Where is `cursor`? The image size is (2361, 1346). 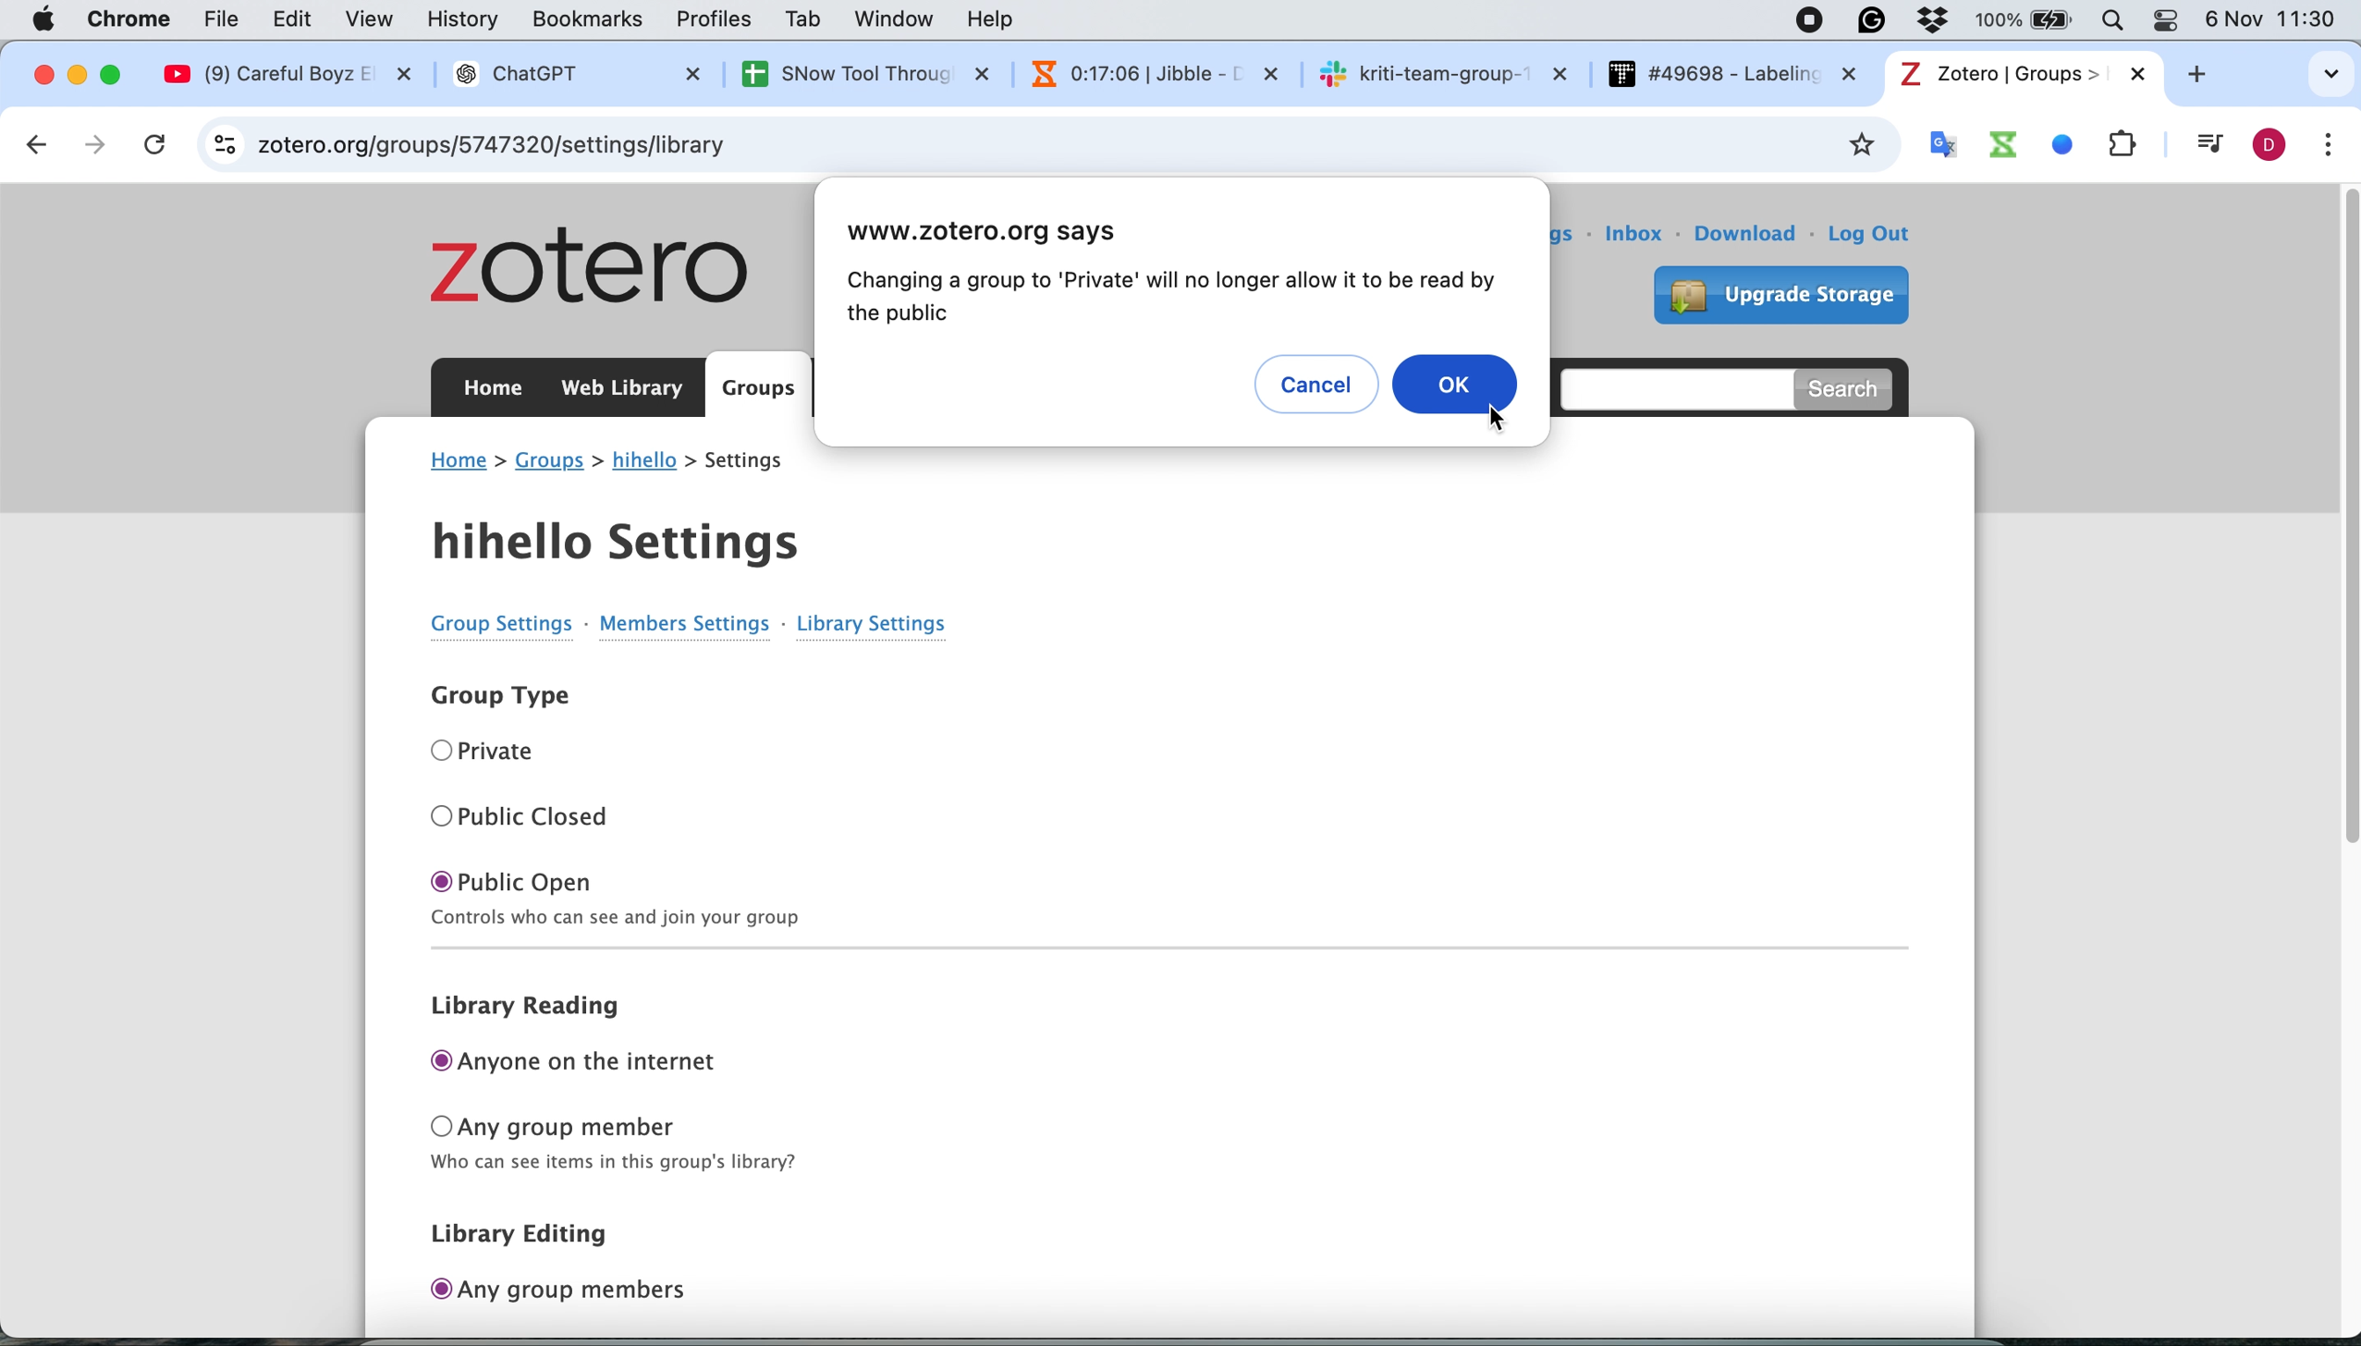 cursor is located at coordinates (1497, 418).